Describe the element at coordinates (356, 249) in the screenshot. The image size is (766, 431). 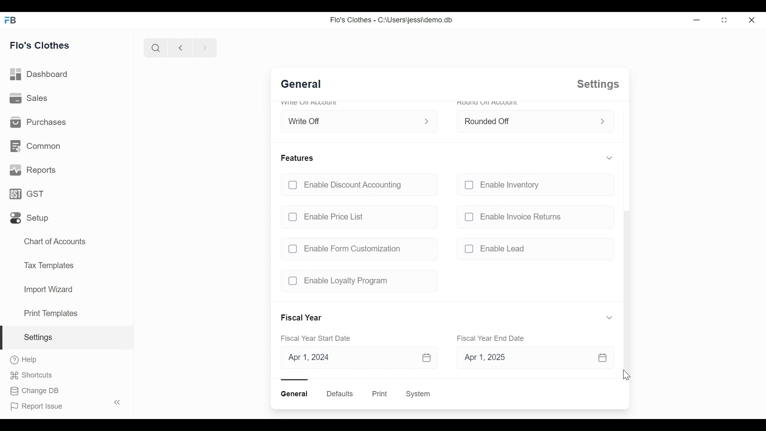
I see `unchecked Enable Form Customization` at that location.